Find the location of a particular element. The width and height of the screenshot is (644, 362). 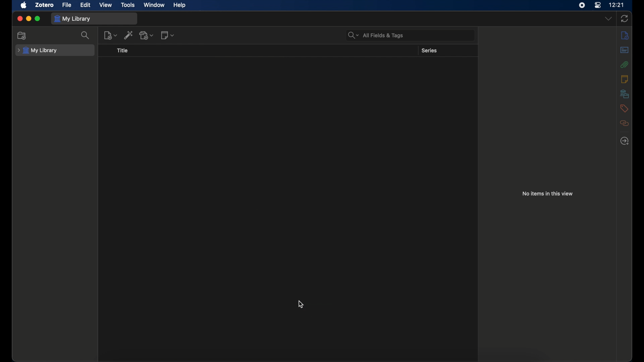

no items in this view is located at coordinates (547, 194).